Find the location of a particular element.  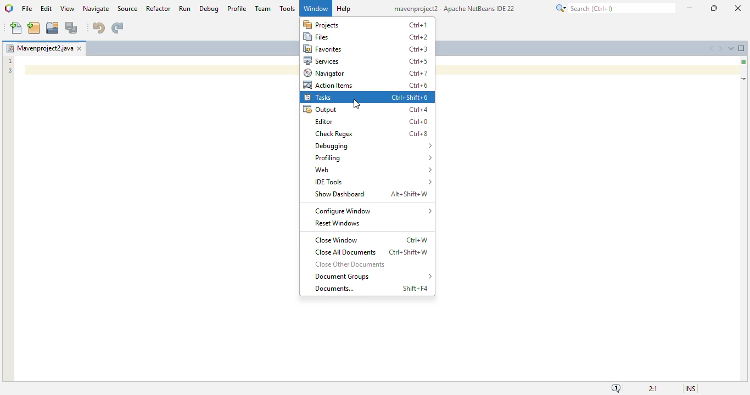

‘mavenproject? - Apache NetBeans IDE 22 is located at coordinates (451, 8).